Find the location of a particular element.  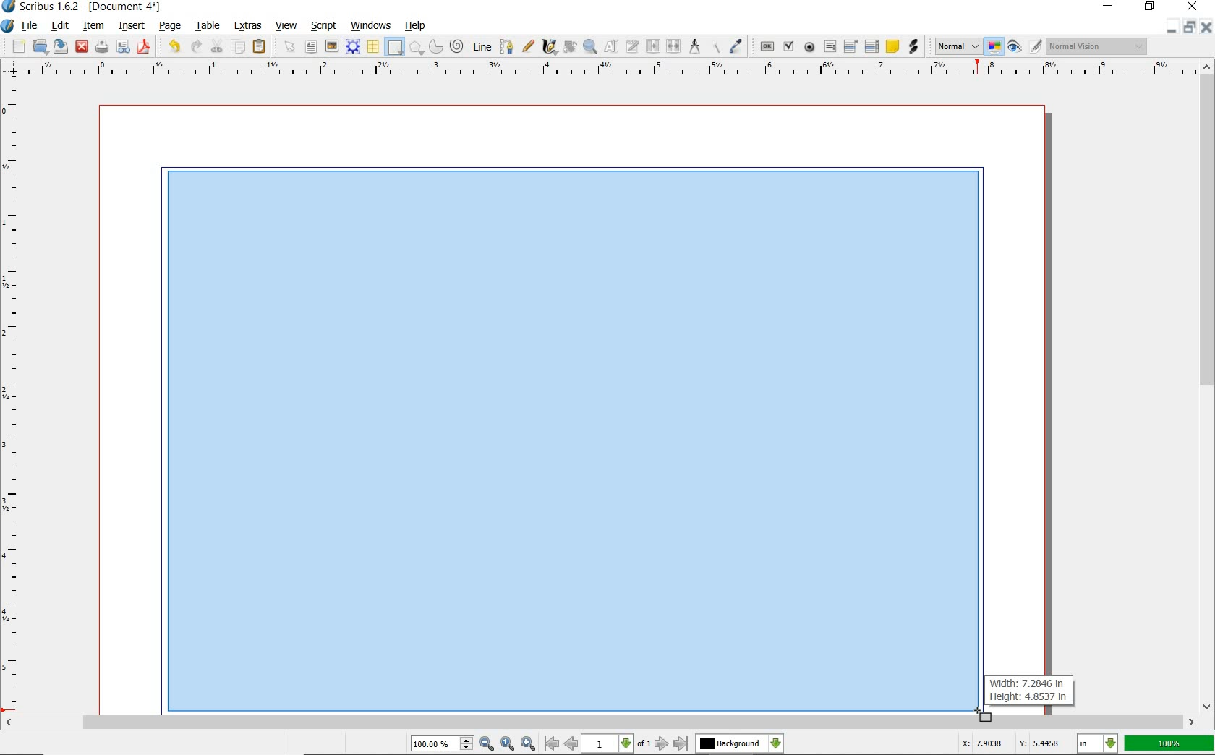

link text frames is located at coordinates (651, 46).